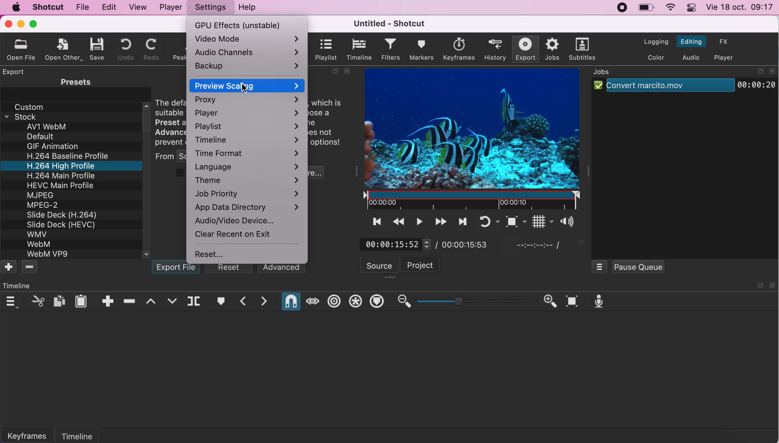  Describe the element at coordinates (600, 266) in the screenshot. I see `jobs menu` at that location.